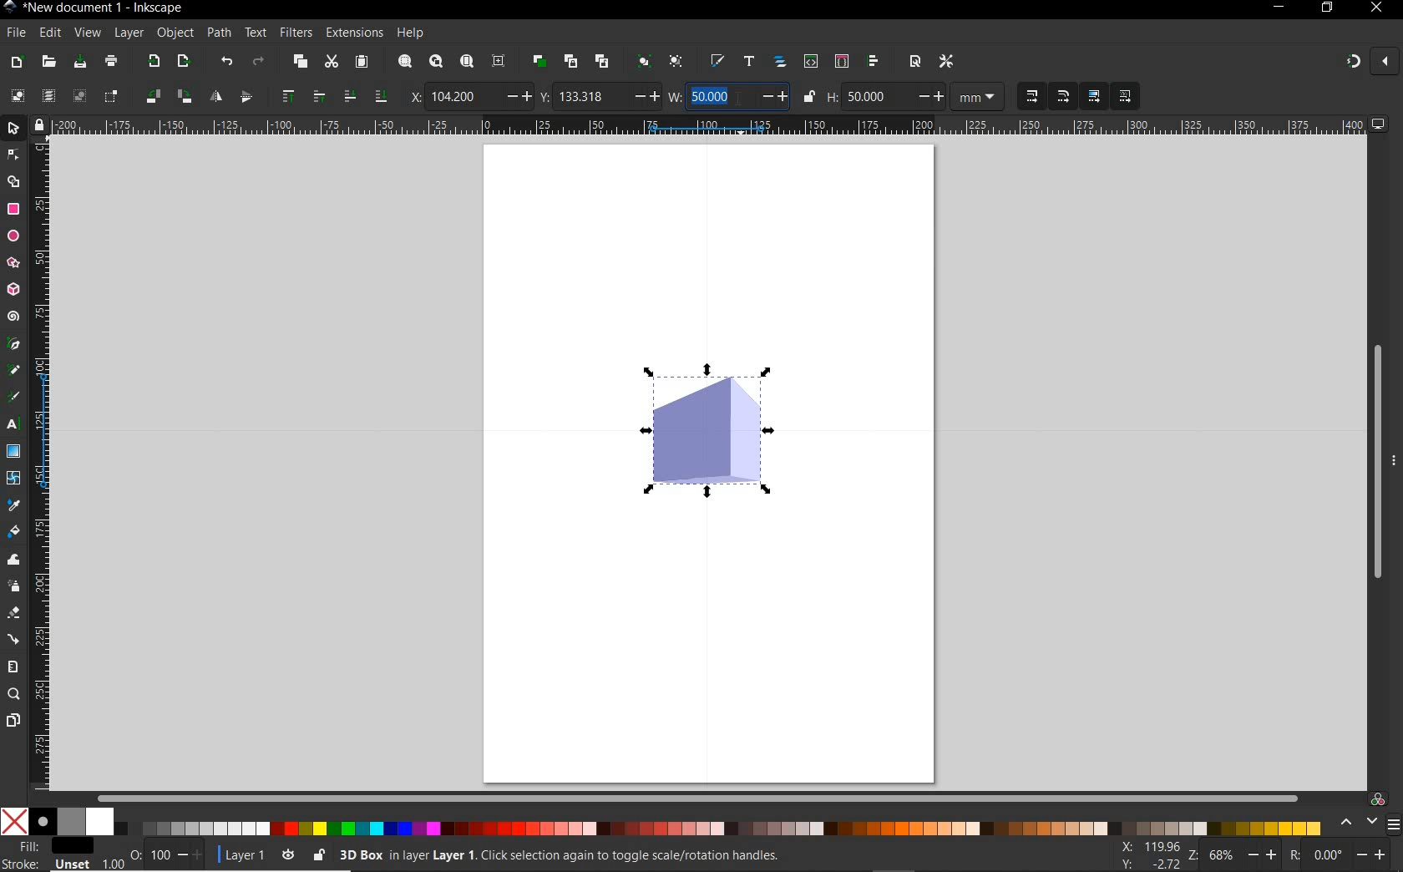  Describe the element at coordinates (930, 96) in the screenshot. I see `increase/decrease` at that location.